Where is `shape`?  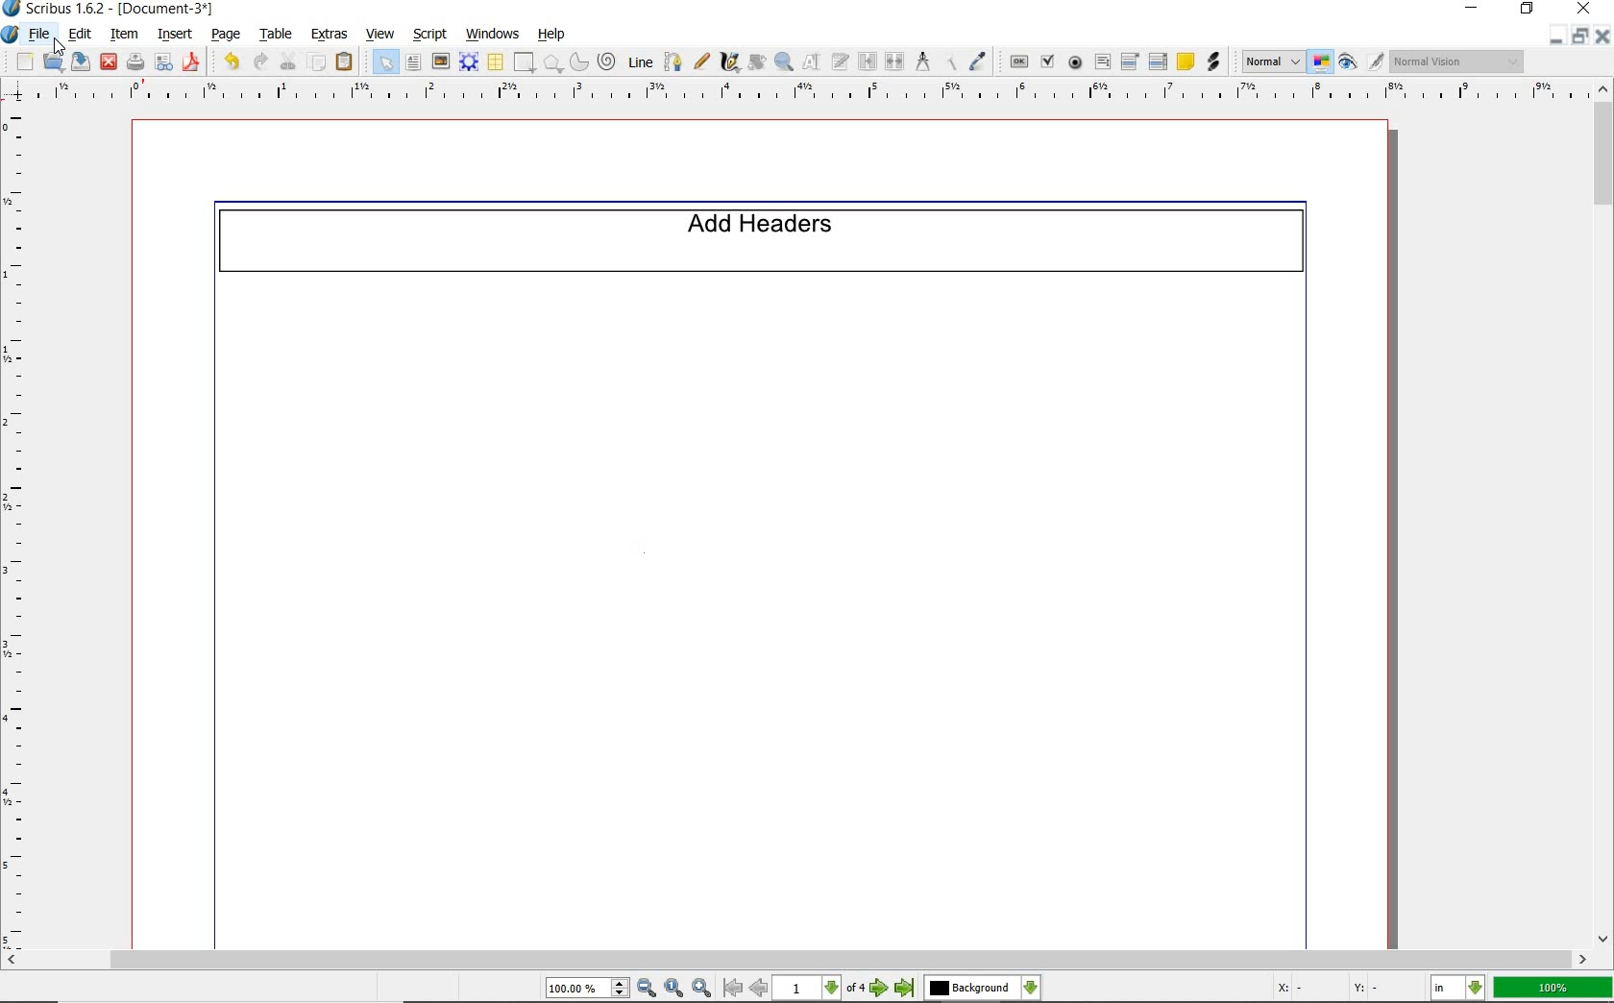
shape is located at coordinates (526, 63).